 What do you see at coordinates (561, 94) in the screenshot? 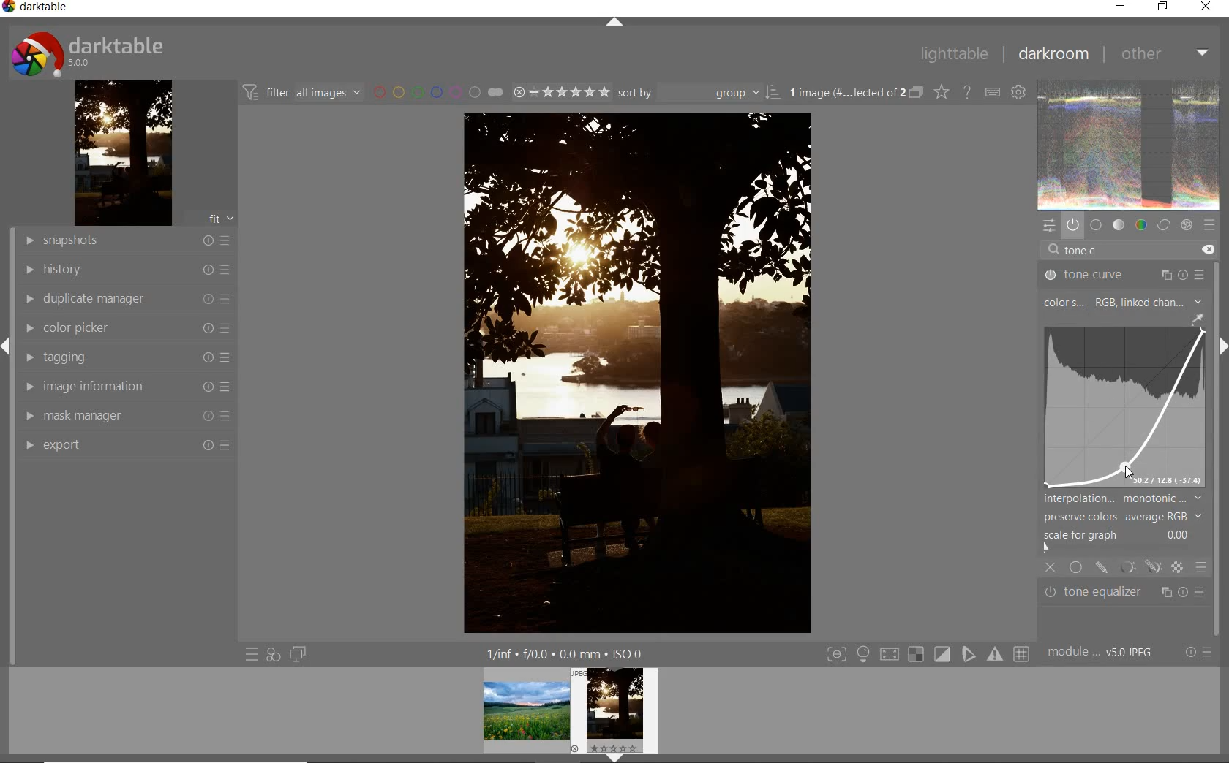
I see `selected Image range rating` at bounding box center [561, 94].